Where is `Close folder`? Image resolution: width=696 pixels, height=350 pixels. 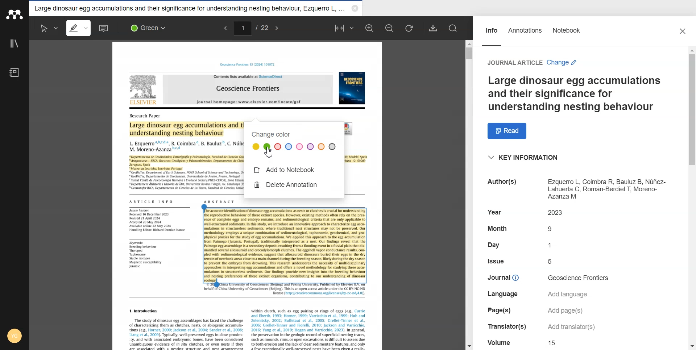
Close folder is located at coordinates (355, 9).